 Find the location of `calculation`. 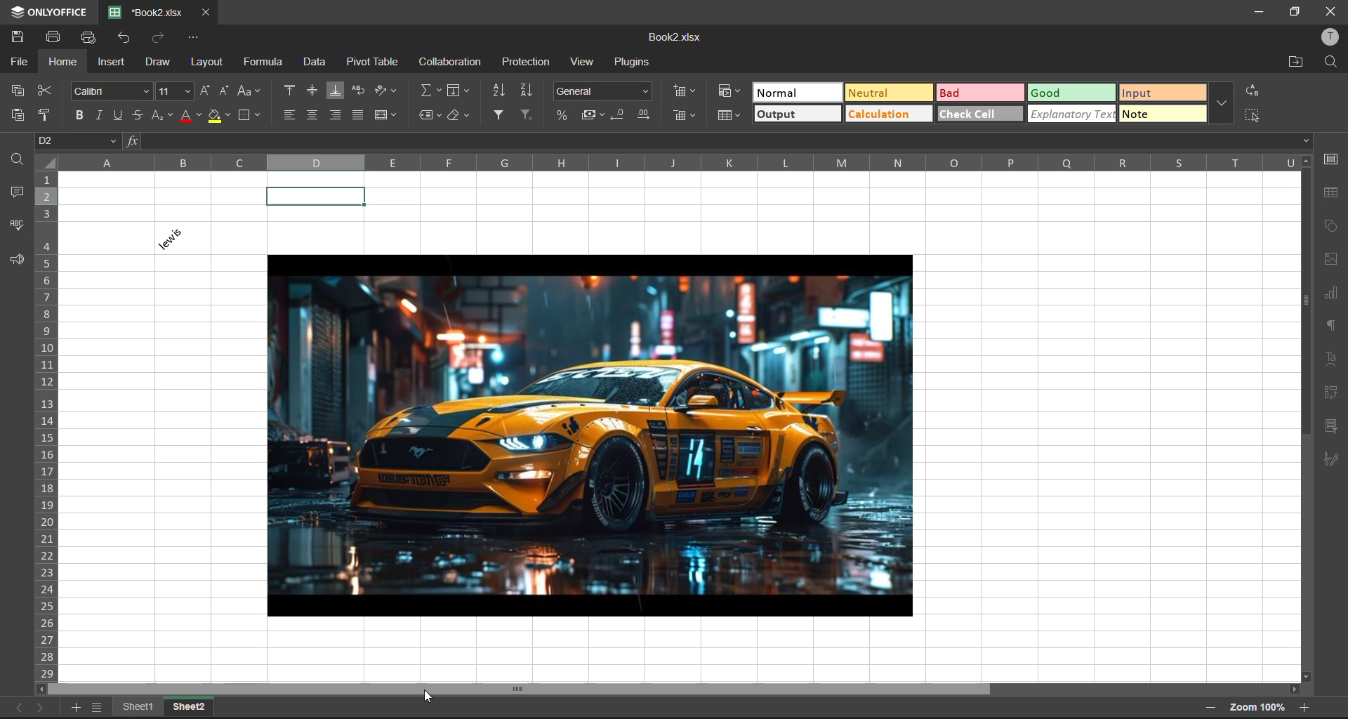

calculation is located at coordinates (888, 114).